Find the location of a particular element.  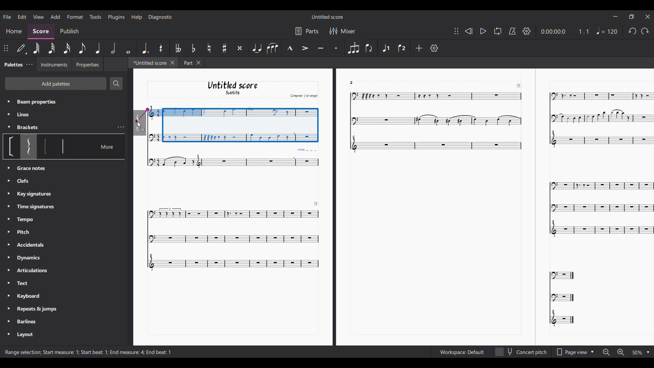

Half note is located at coordinates (113, 48).